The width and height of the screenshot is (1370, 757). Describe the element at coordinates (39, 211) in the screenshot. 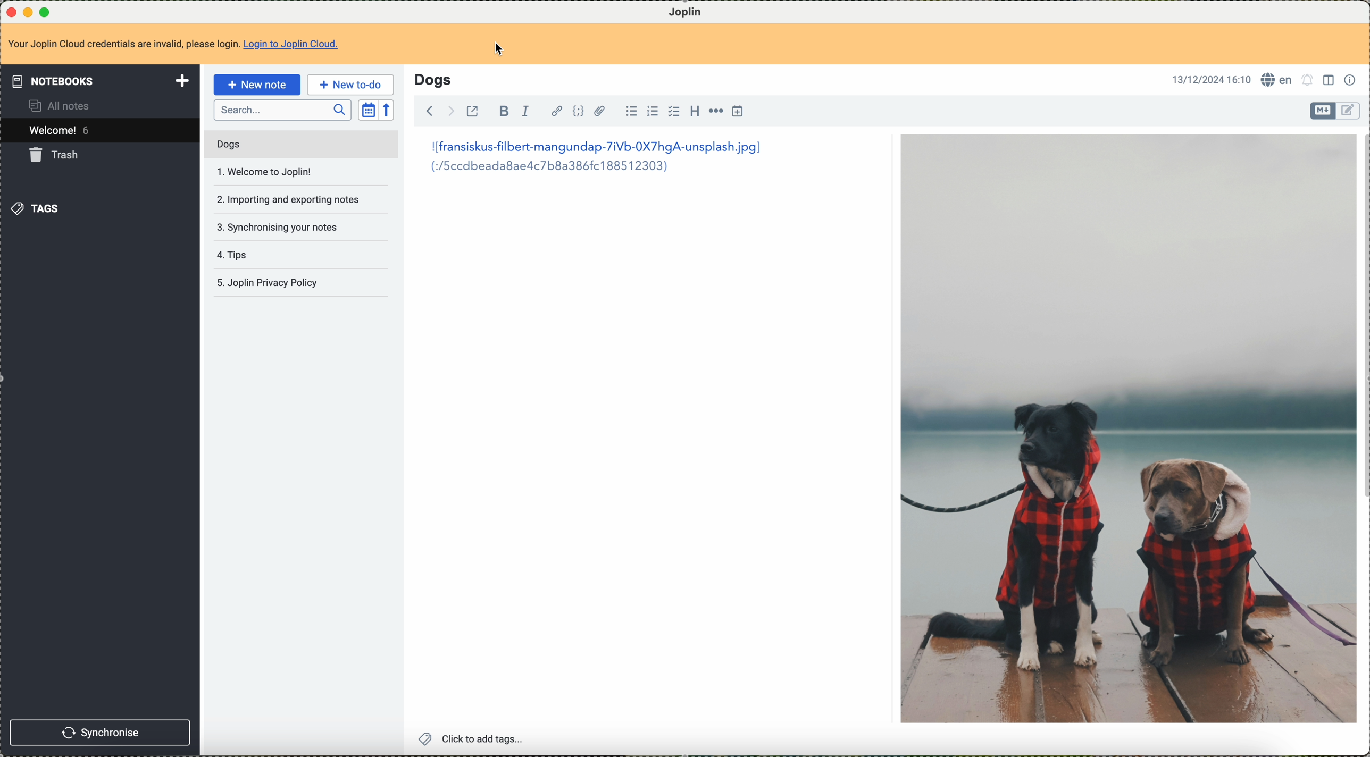

I see `tags` at that location.